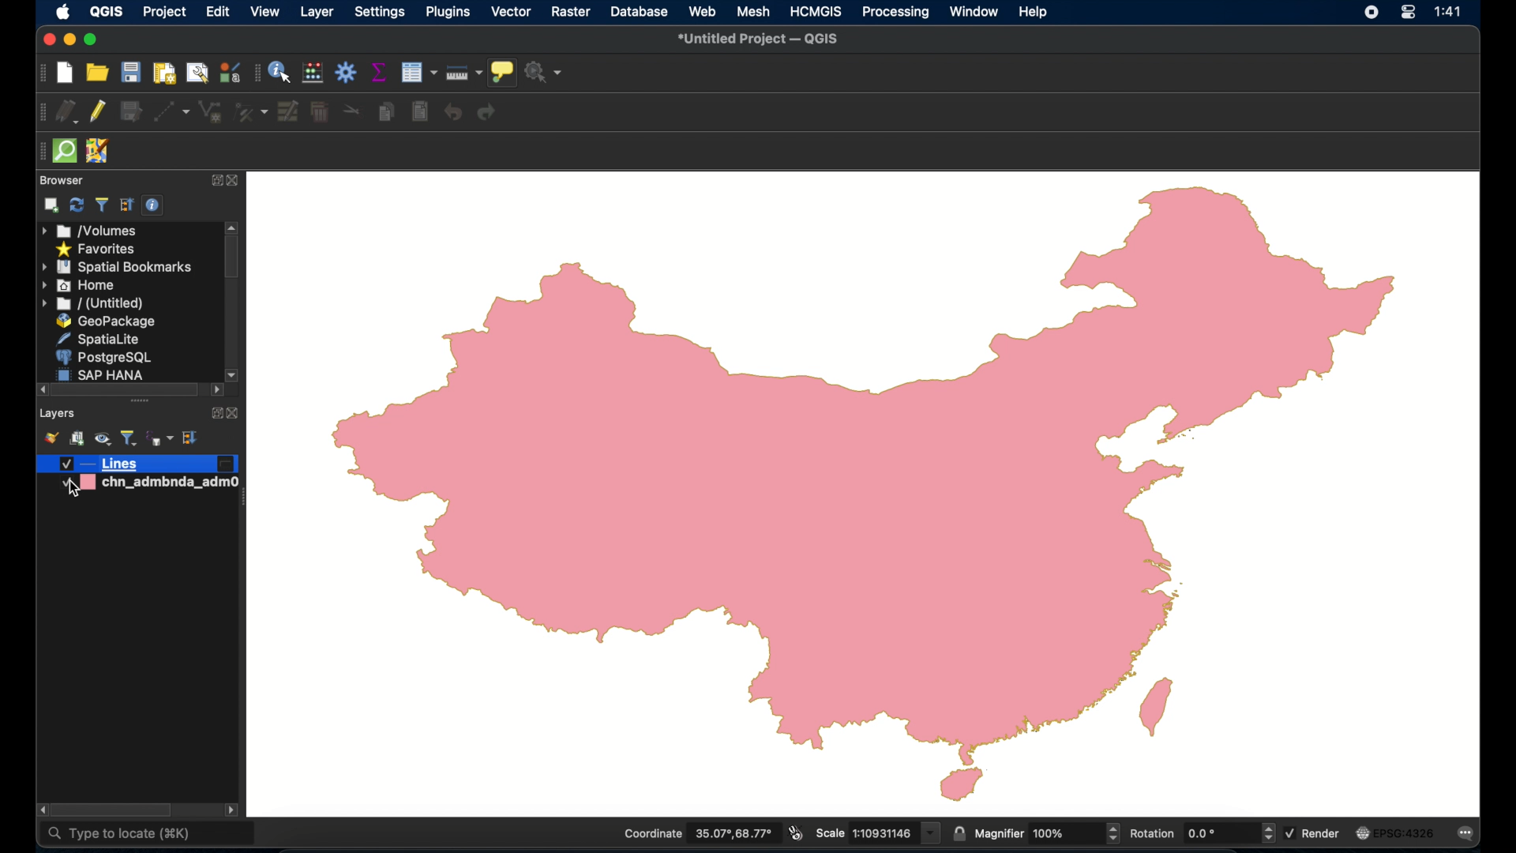 The height and width of the screenshot is (853, 1516). I want to click on close, so click(233, 181).